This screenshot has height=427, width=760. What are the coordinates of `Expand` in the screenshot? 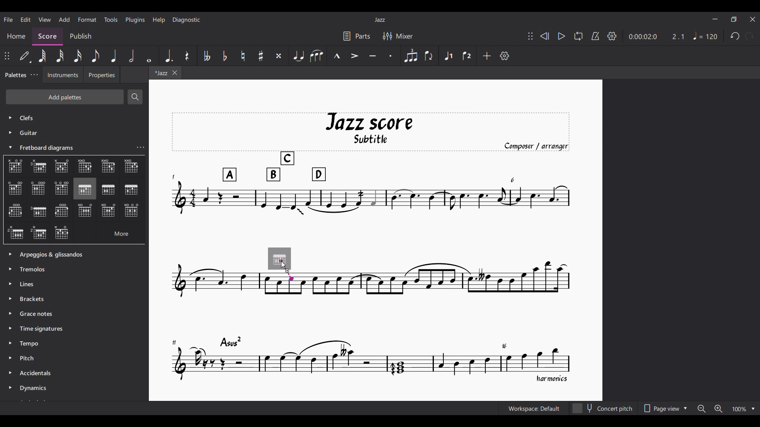 It's located at (11, 321).